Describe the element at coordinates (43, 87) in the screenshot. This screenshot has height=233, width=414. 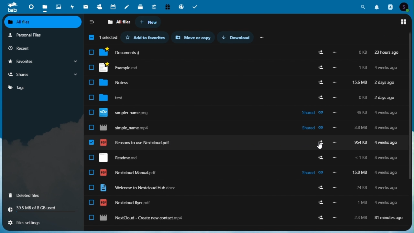
I see `tags` at that location.